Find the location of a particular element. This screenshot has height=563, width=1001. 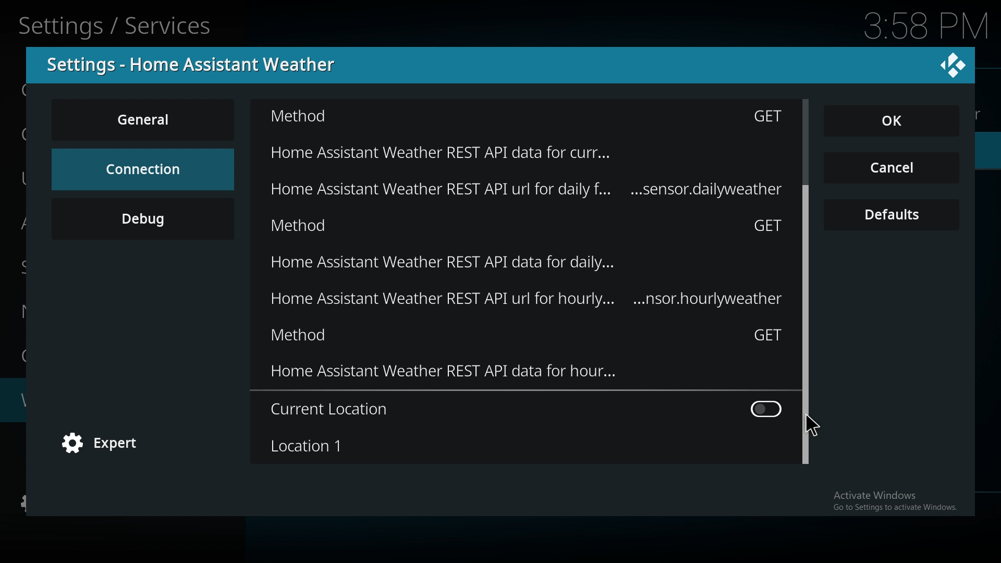

cursor is located at coordinates (813, 426).